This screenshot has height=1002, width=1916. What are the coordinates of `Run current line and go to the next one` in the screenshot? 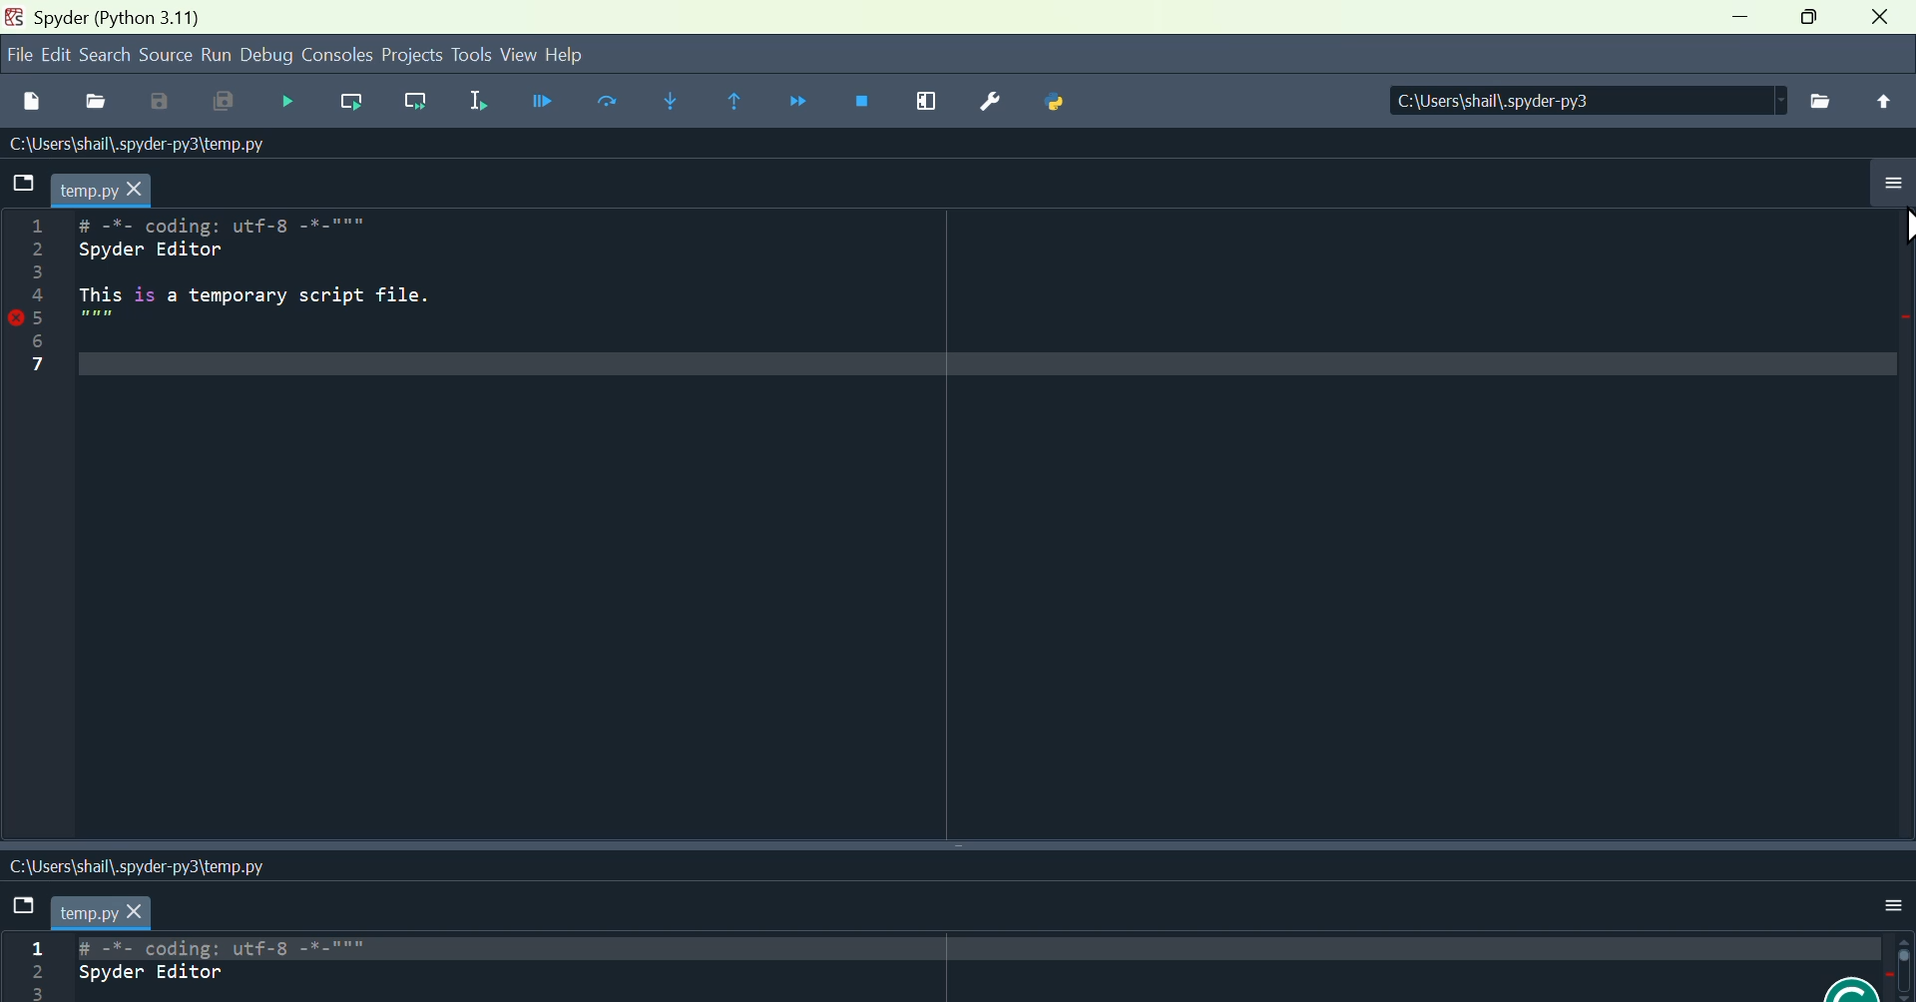 It's located at (414, 105).